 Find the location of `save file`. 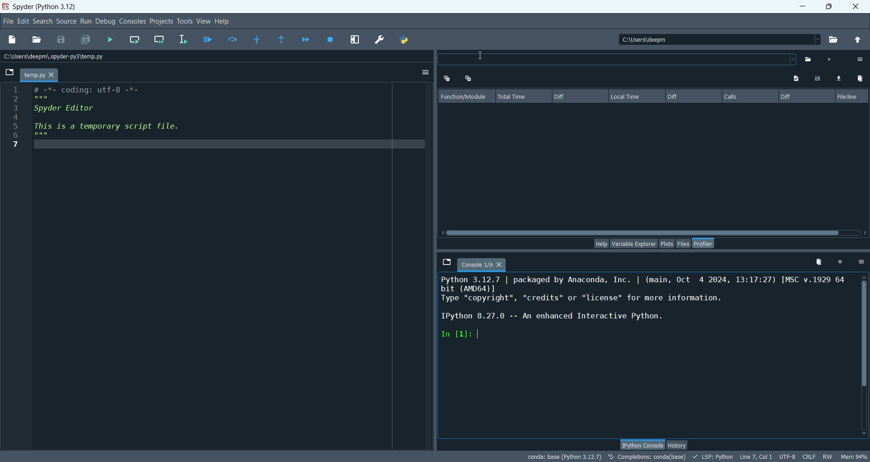

save file is located at coordinates (61, 39).